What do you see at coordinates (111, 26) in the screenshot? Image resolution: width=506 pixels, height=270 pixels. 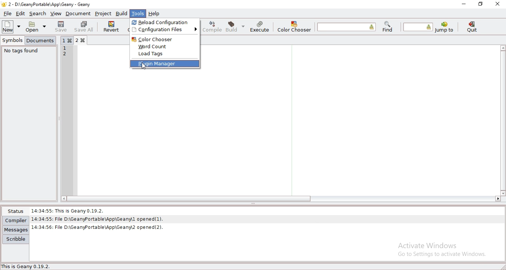 I see `revert` at bounding box center [111, 26].